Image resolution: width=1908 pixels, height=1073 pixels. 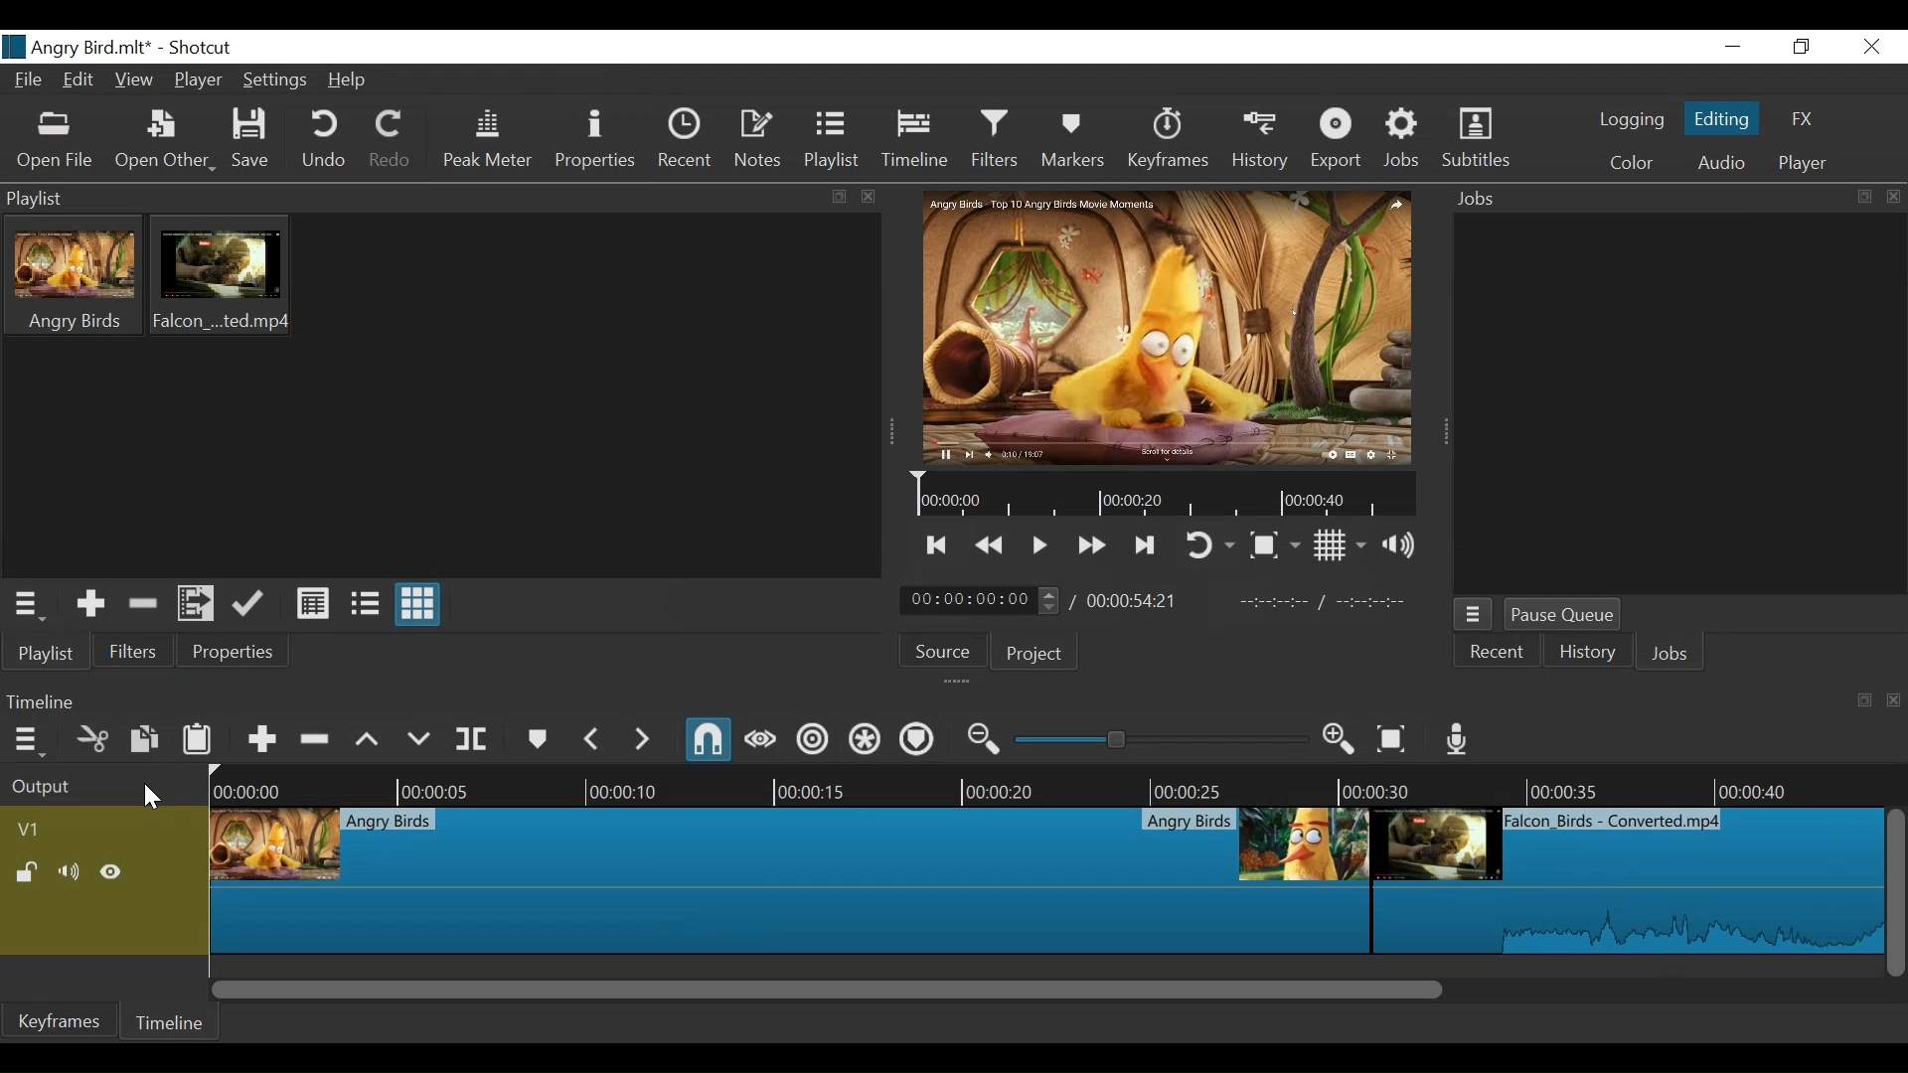 I want to click on Vertical Scroll bar, so click(x=1896, y=895).